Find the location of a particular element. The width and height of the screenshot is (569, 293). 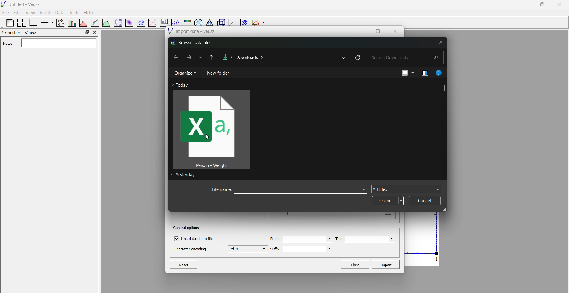

add an axis to a plot is located at coordinates (46, 22).